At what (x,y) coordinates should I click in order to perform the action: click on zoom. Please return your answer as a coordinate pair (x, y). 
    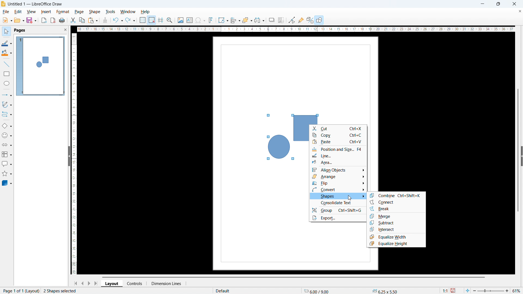
    Looking at the image, I should click on (170, 20).